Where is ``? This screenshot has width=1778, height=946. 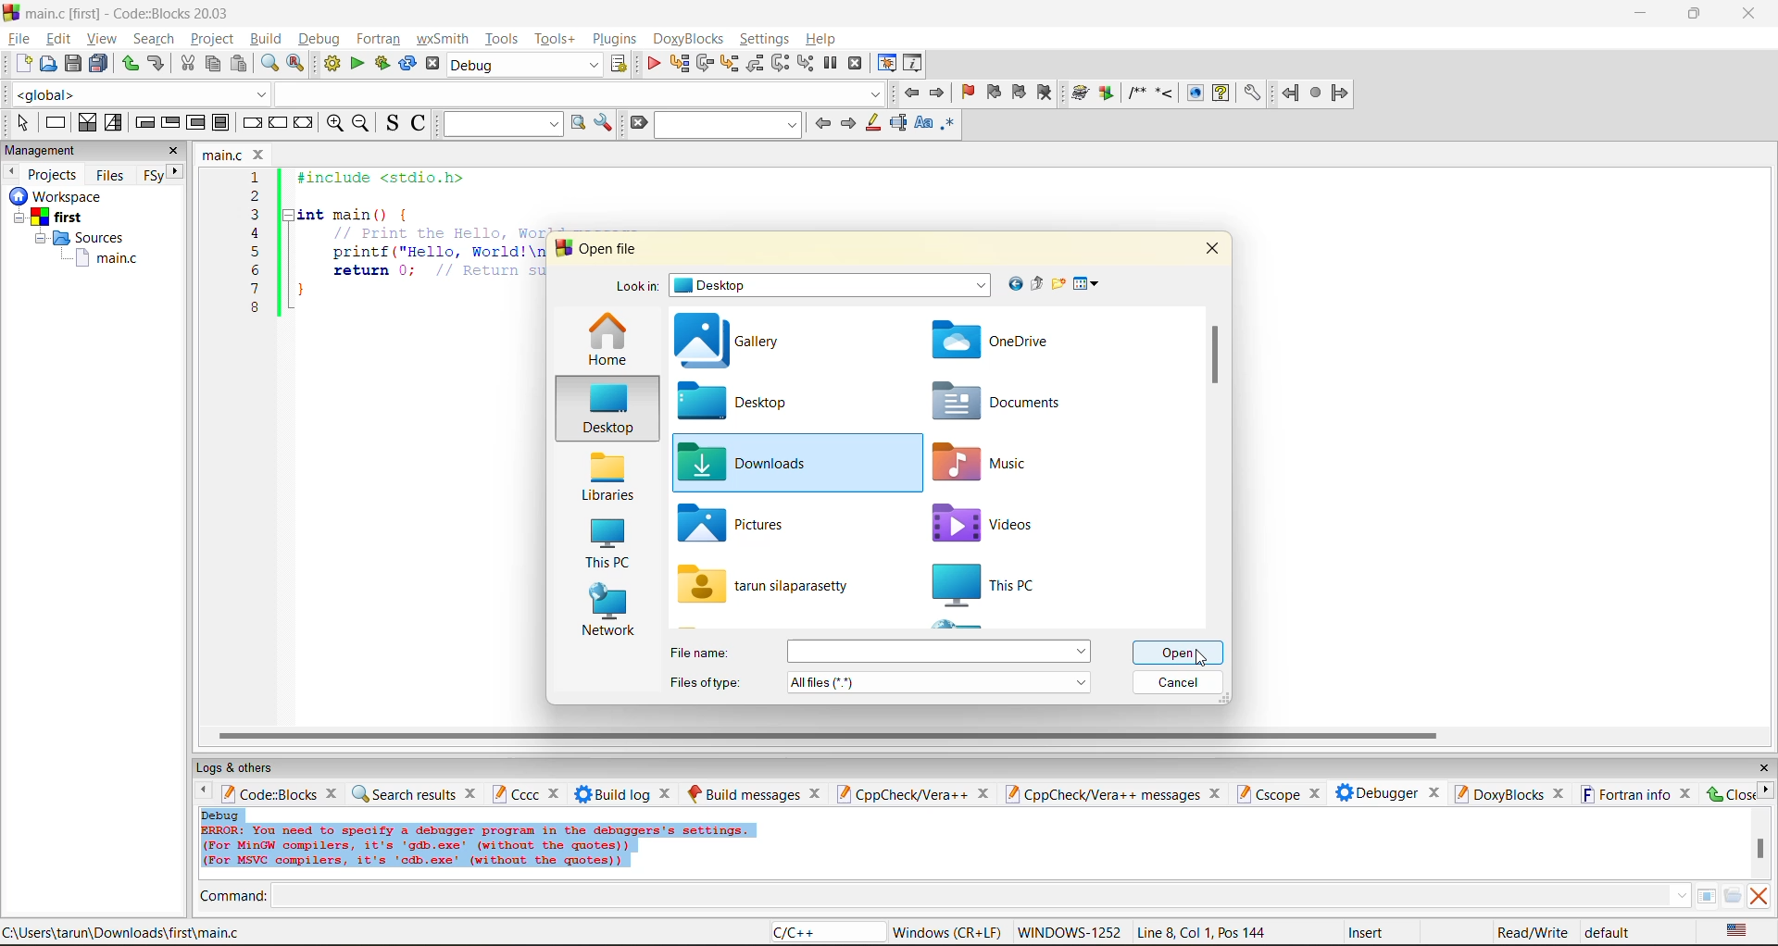
 is located at coordinates (52, 196).